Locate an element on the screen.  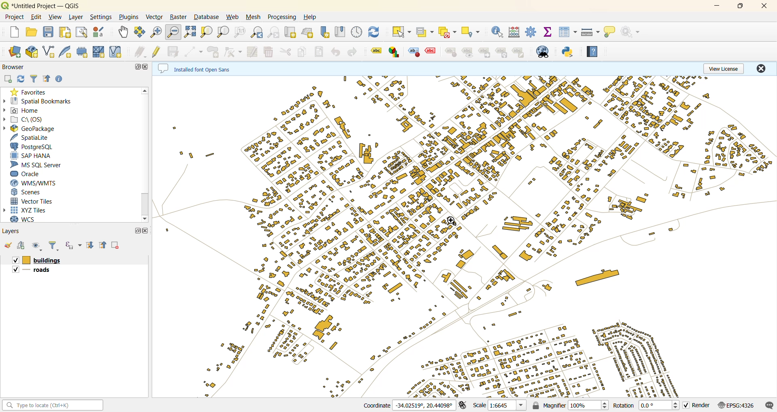
refresh is located at coordinates (21, 78).